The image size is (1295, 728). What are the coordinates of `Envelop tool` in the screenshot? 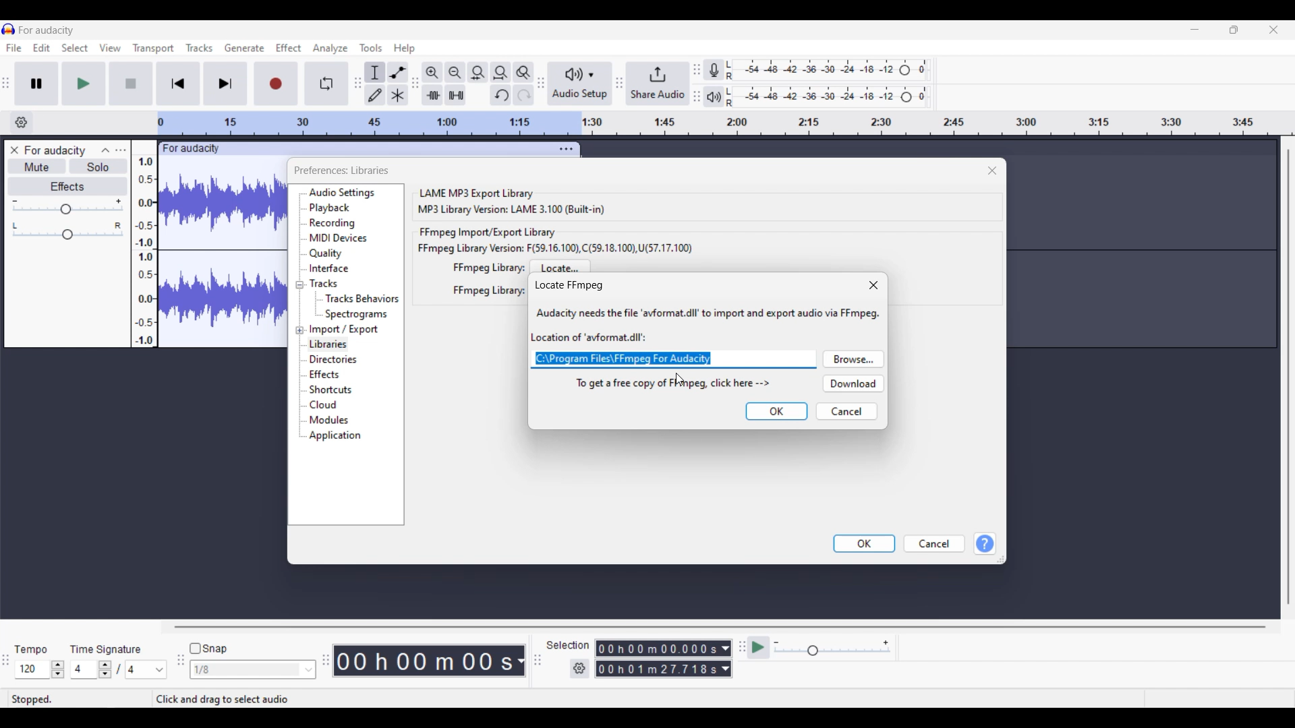 It's located at (398, 72).